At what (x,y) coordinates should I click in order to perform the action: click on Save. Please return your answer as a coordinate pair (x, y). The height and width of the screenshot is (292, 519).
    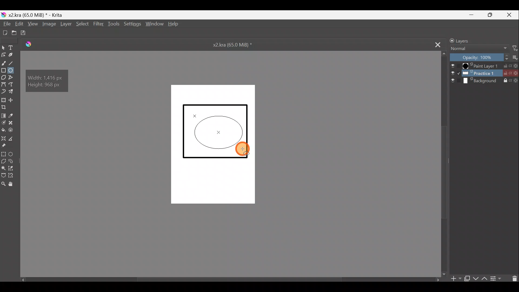
    Looking at the image, I should click on (28, 33).